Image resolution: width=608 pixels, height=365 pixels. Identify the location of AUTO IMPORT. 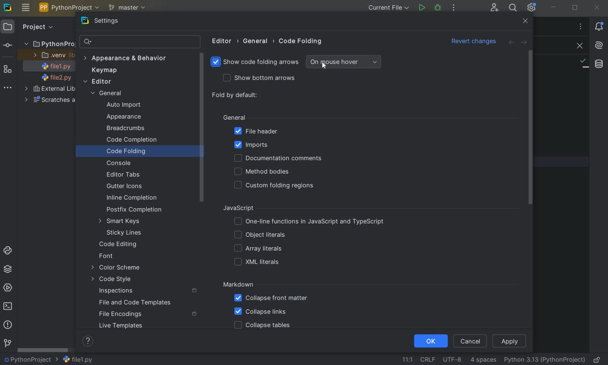
(123, 105).